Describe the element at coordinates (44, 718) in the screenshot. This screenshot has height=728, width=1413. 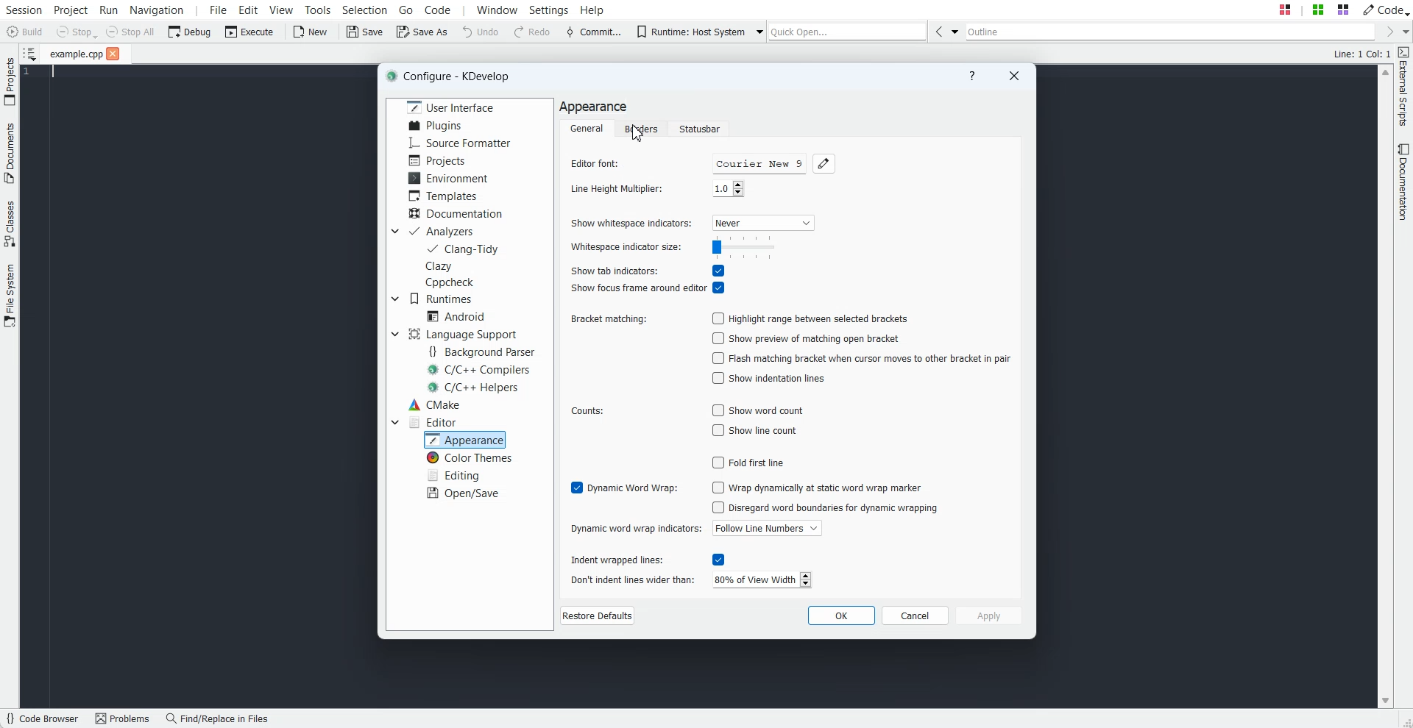
I see `Code Browser` at that location.